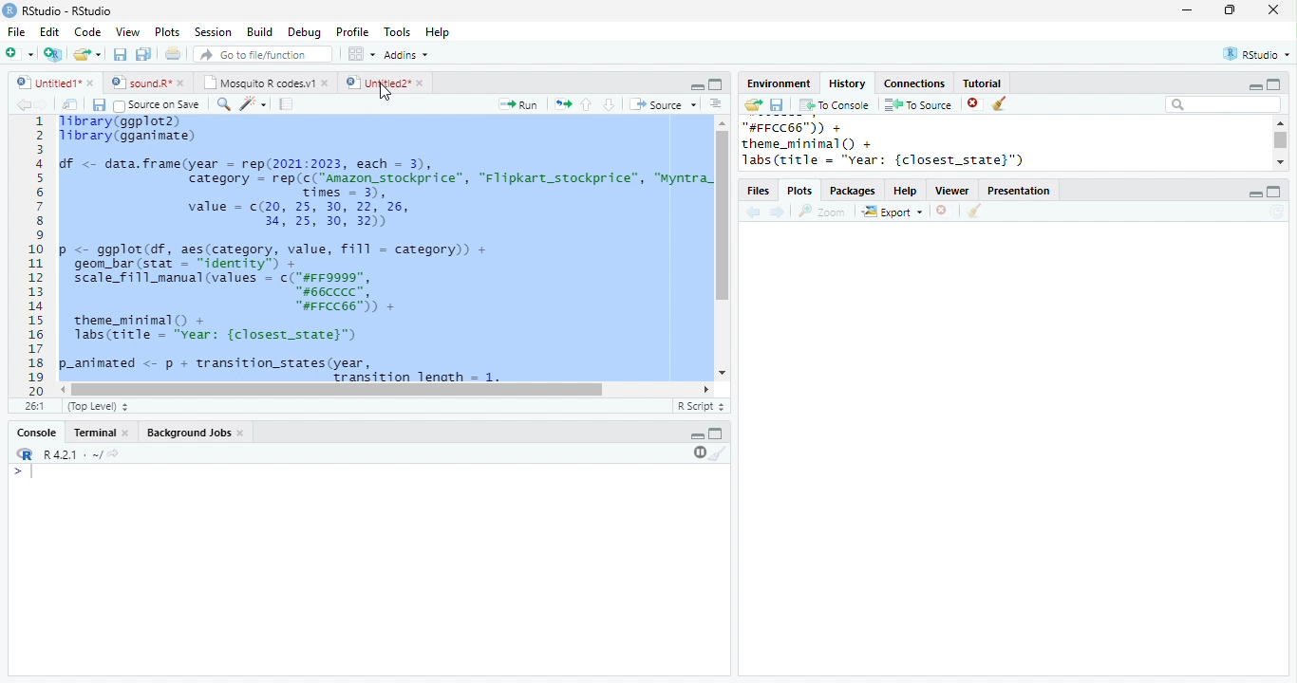  I want to click on up, so click(587, 105).